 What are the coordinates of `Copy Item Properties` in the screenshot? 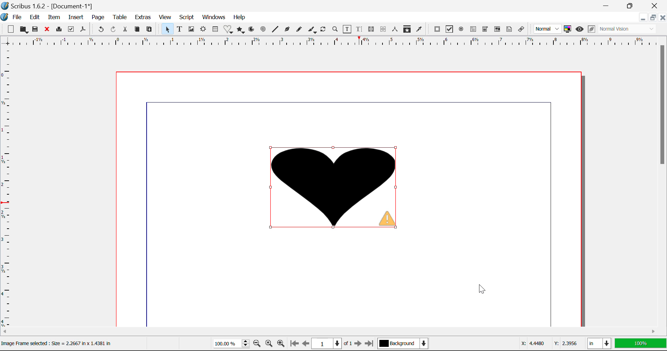 It's located at (409, 30).